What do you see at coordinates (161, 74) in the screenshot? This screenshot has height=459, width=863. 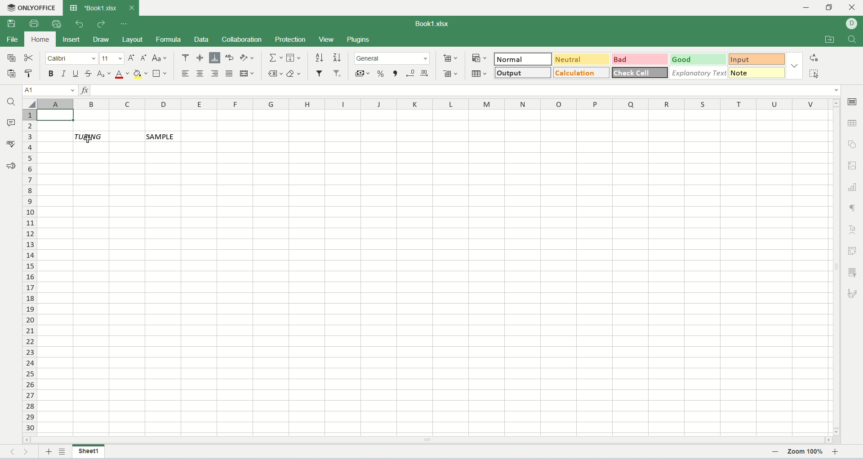 I see `border` at bounding box center [161, 74].